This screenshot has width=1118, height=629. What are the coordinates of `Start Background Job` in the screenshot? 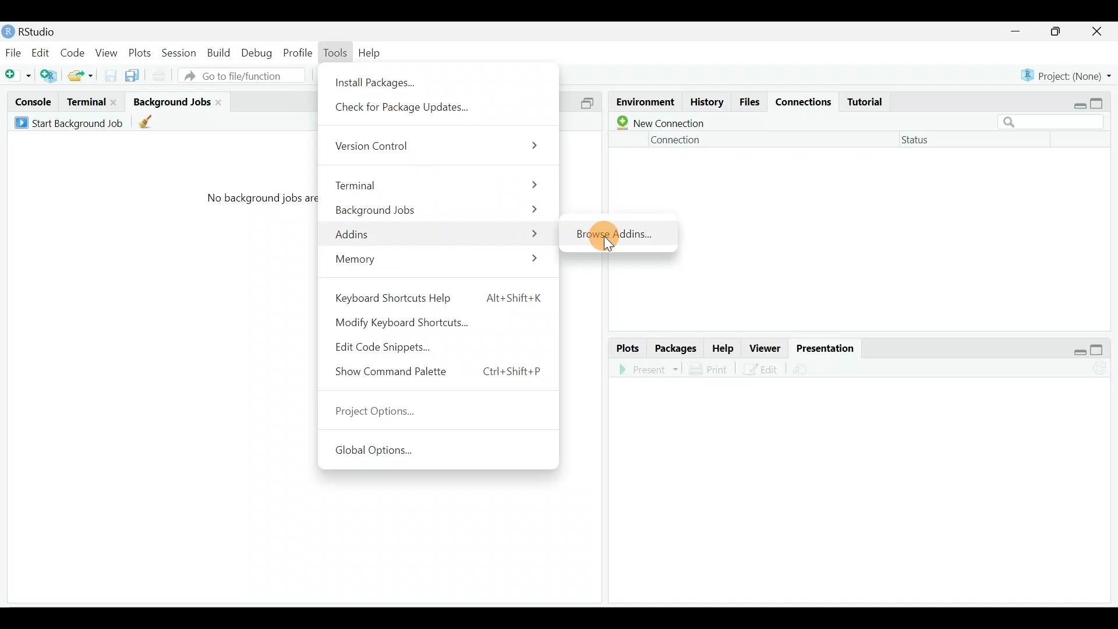 It's located at (71, 123).